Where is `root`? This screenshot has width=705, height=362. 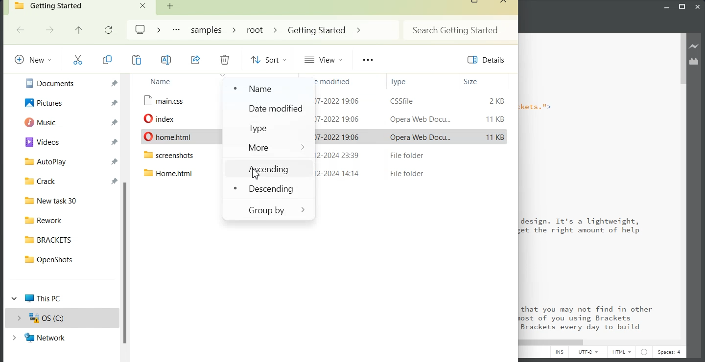
root is located at coordinates (254, 29).